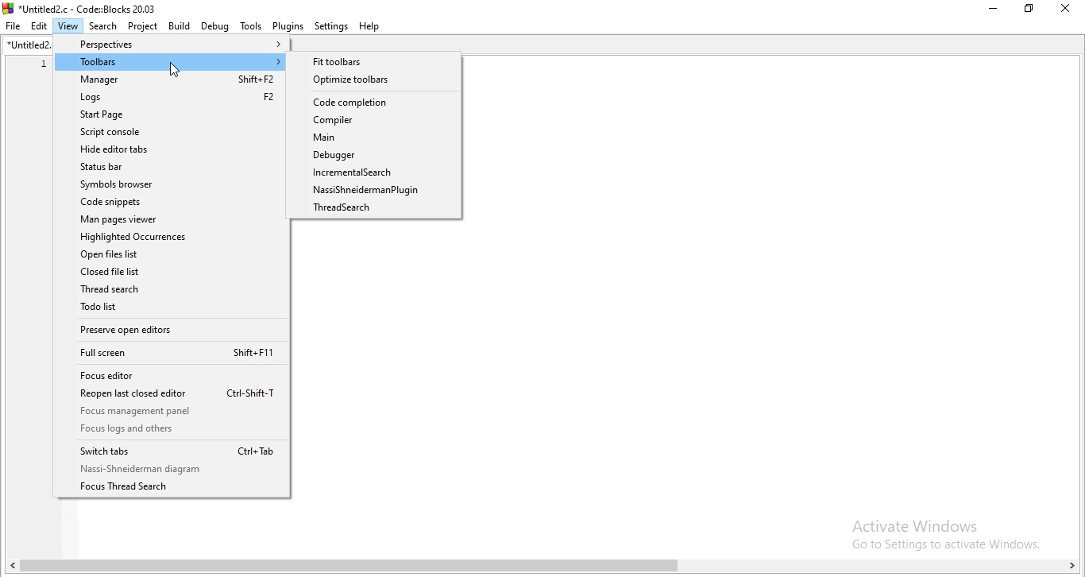 The width and height of the screenshot is (1085, 577). I want to click on line number, so click(43, 132).